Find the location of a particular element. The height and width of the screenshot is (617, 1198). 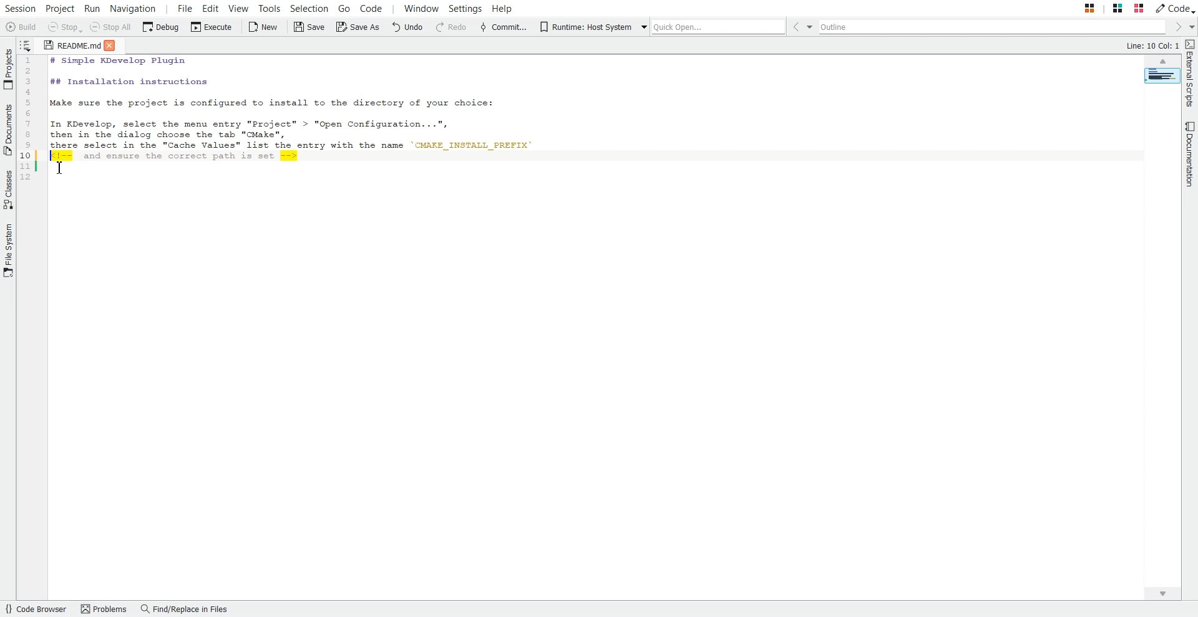

Documentation is located at coordinates (1191, 155).